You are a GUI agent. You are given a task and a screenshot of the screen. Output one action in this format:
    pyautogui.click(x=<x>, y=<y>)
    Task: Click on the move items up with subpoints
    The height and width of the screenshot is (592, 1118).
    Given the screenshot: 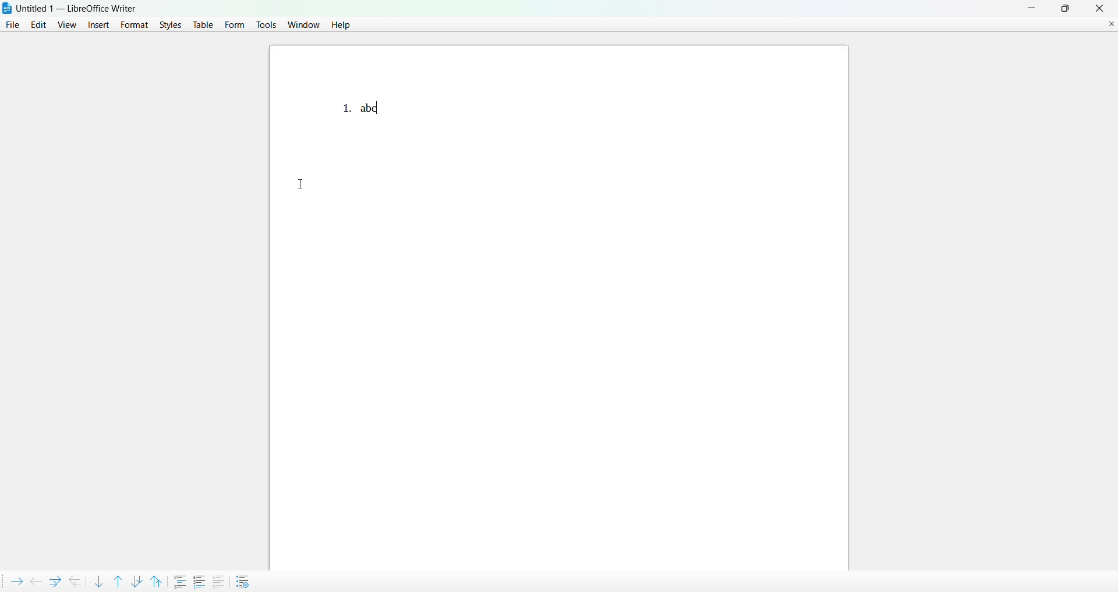 What is the action you would take?
    pyautogui.click(x=160, y=580)
    